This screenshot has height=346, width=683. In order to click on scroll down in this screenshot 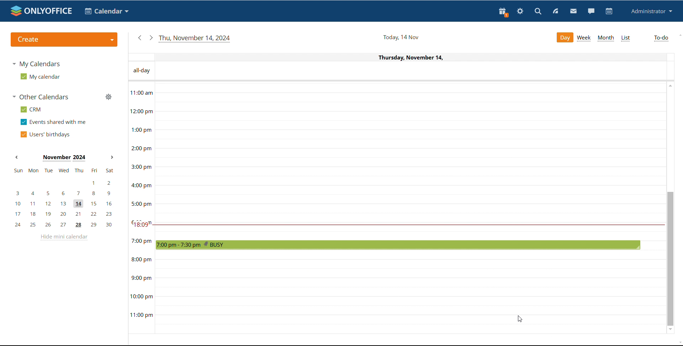, I will do `click(671, 330)`.